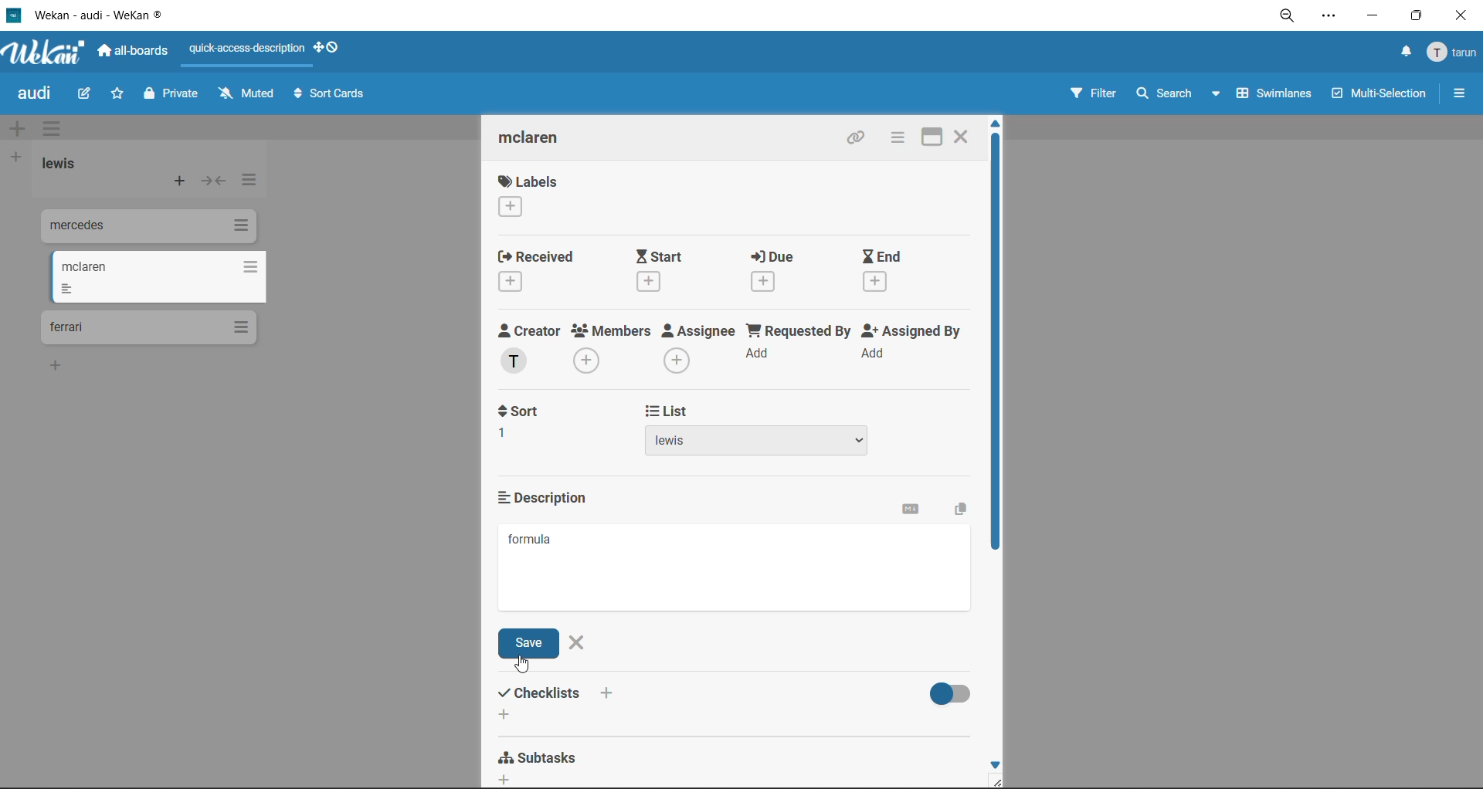 The height and width of the screenshot is (789, 1483). Describe the element at coordinates (1287, 17) in the screenshot. I see `zoom` at that location.